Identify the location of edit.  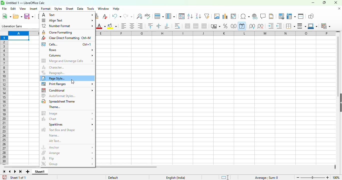
(13, 9).